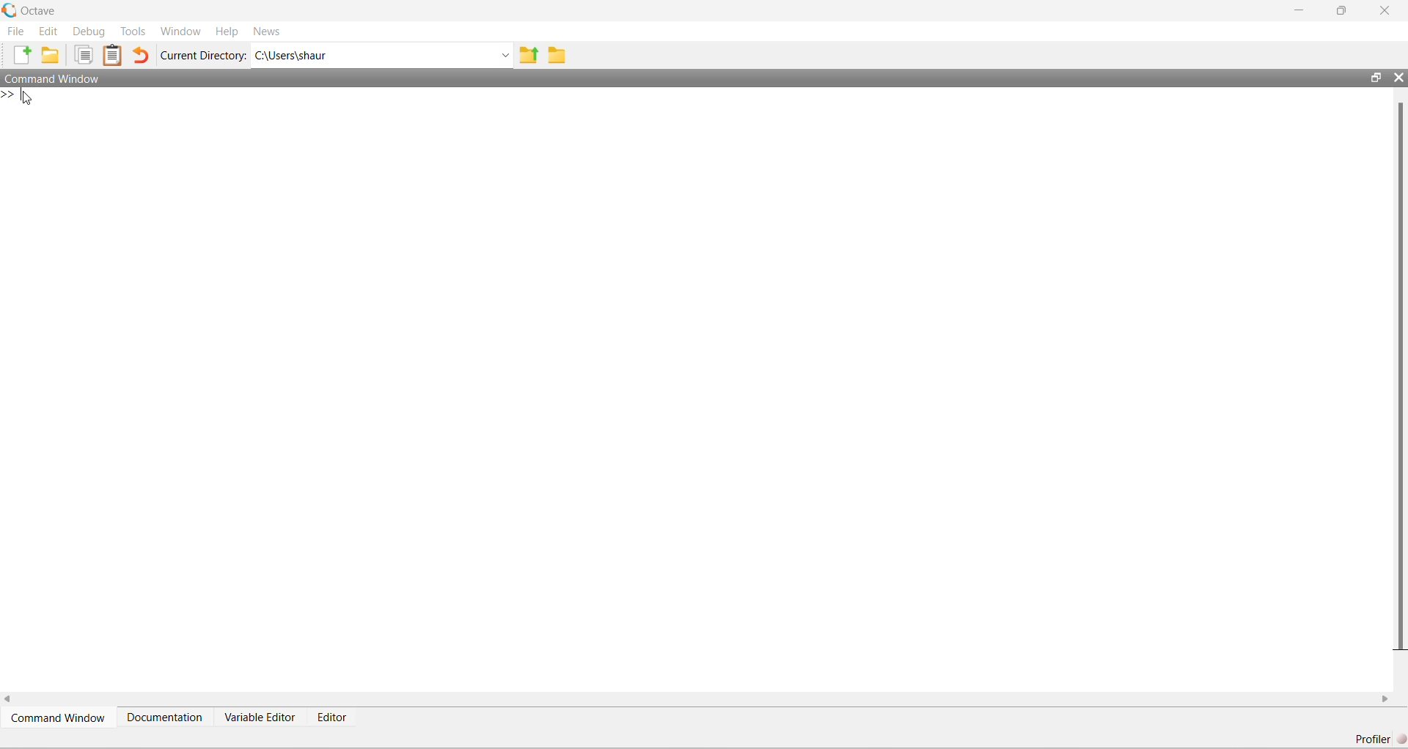 The height and width of the screenshot is (749, 1408). I want to click on new line, so click(12, 95).